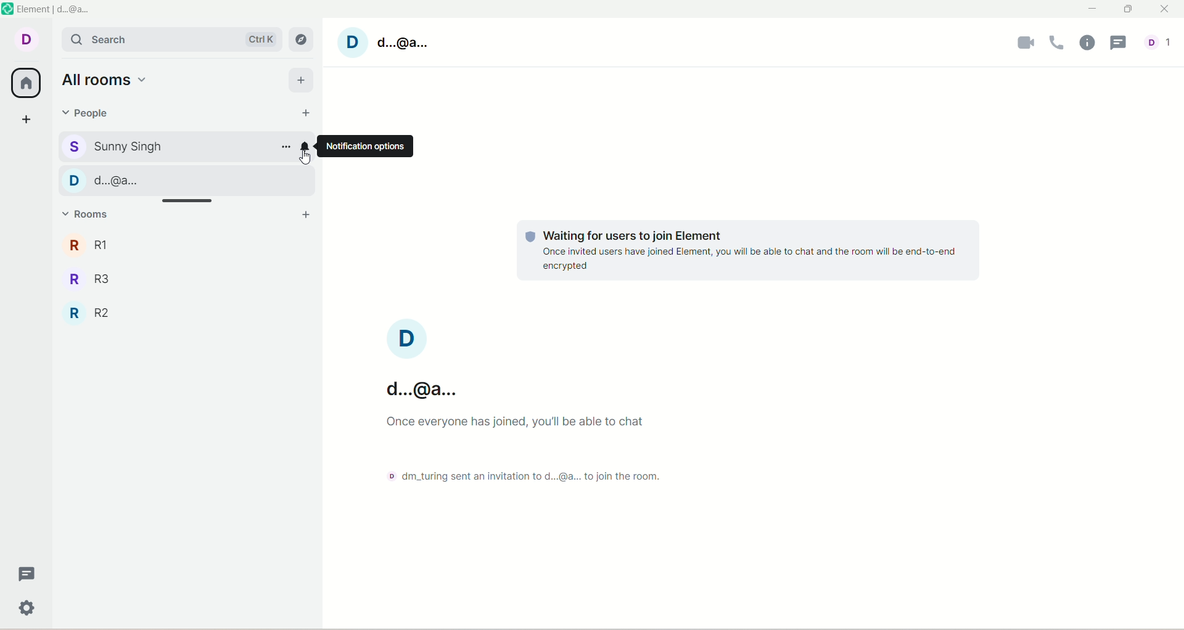 This screenshot has width=1184, height=630. What do you see at coordinates (1085, 44) in the screenshot?
I see `room info` at bounding box center [1085, 44].